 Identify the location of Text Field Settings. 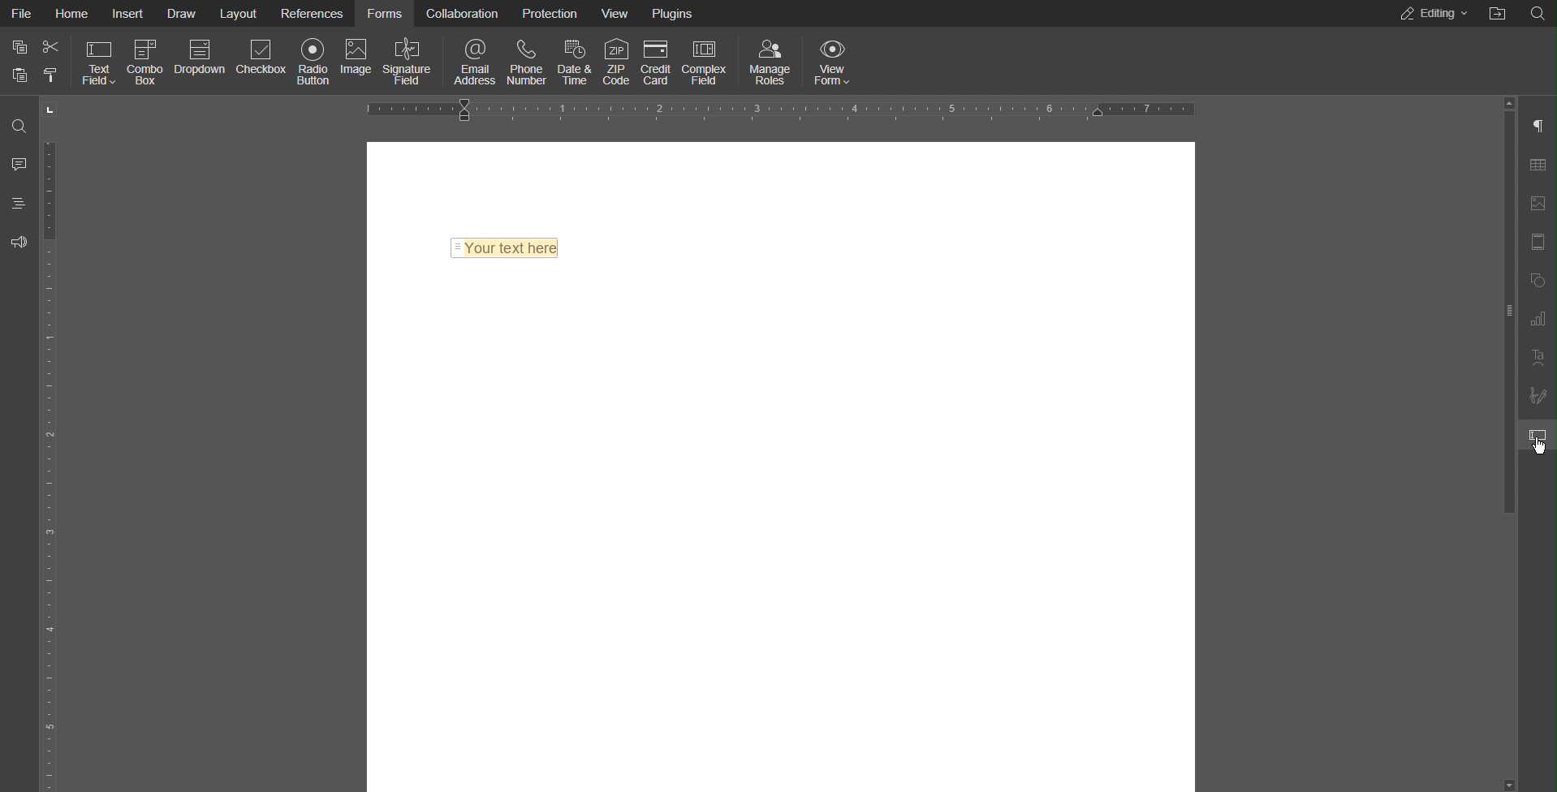
(1537, 434).